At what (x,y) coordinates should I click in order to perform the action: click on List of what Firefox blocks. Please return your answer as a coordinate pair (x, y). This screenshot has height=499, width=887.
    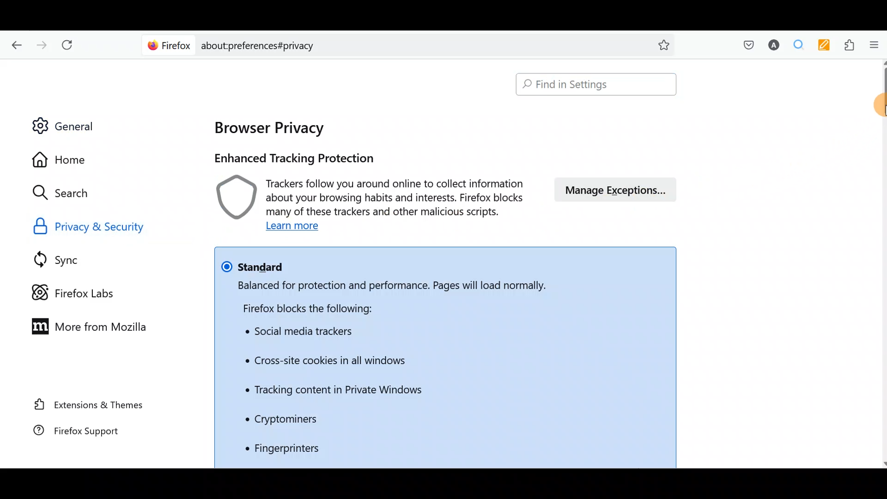
    Looking at the image, I should click on (445, 358).